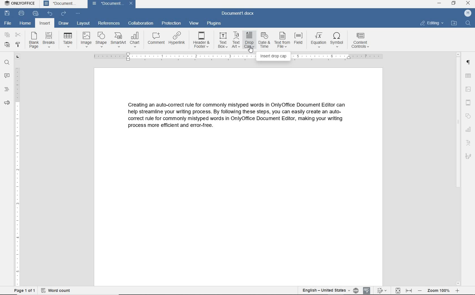  What do you see at coordinates (24, 291) in the screenshot?
I see `page 1 of 1` at bounding box center [24, 291].